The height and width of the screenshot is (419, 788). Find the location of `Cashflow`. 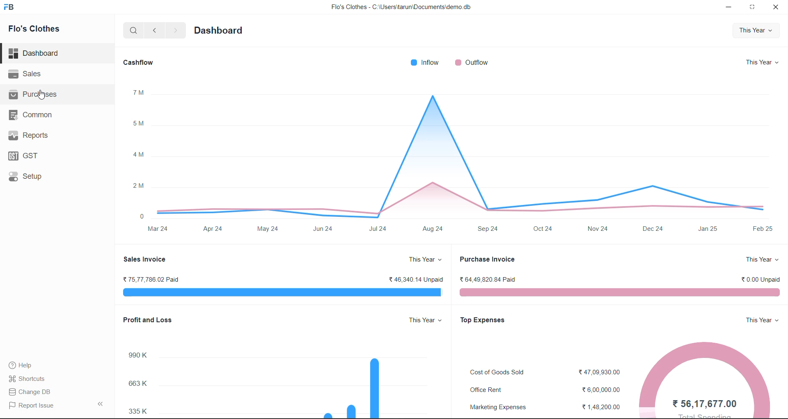

Cashflow is located at coordinates (140, 63).